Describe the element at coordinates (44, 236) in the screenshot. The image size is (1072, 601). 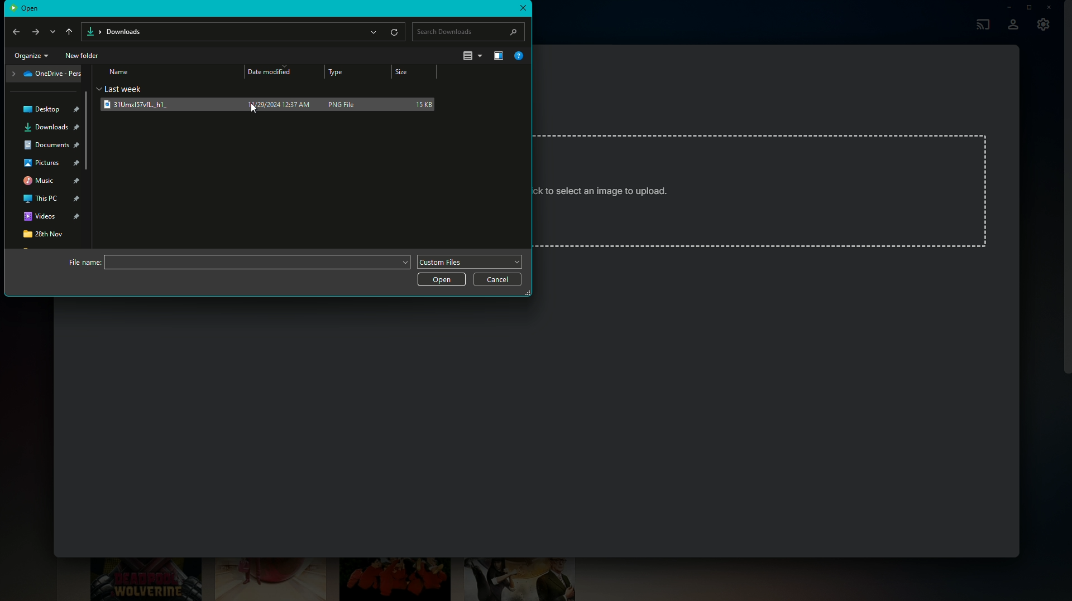
I see `28th Nov` at that location.